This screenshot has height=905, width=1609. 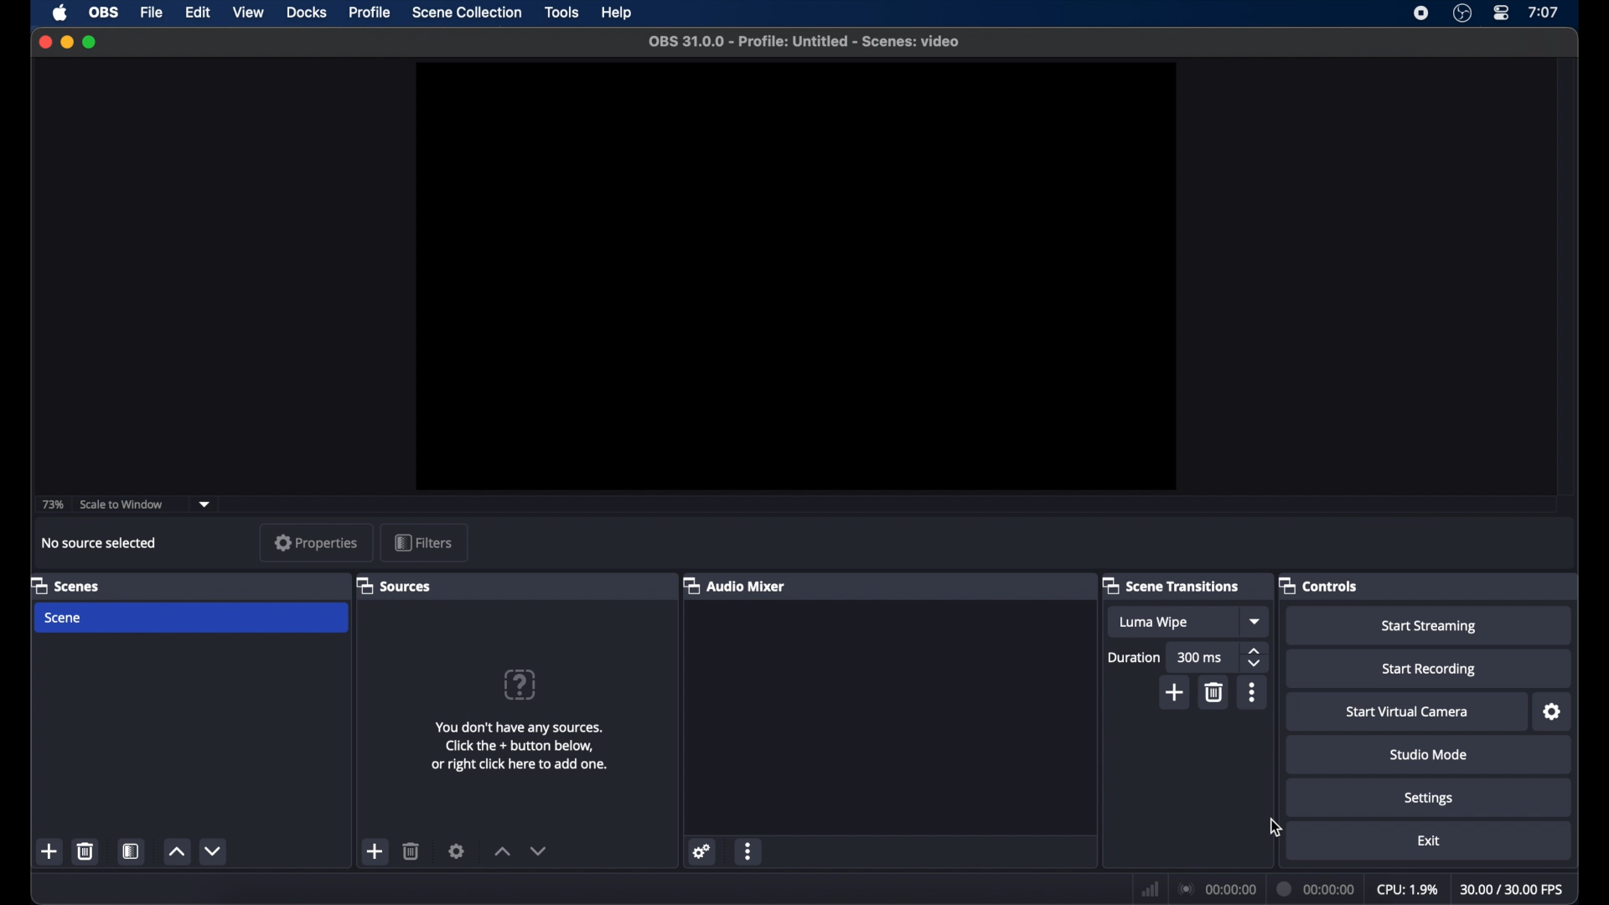 What do you see at coordinates (1430, 755) in the screenshot?
I see `studio mode` at bounding box center [1430, 755].